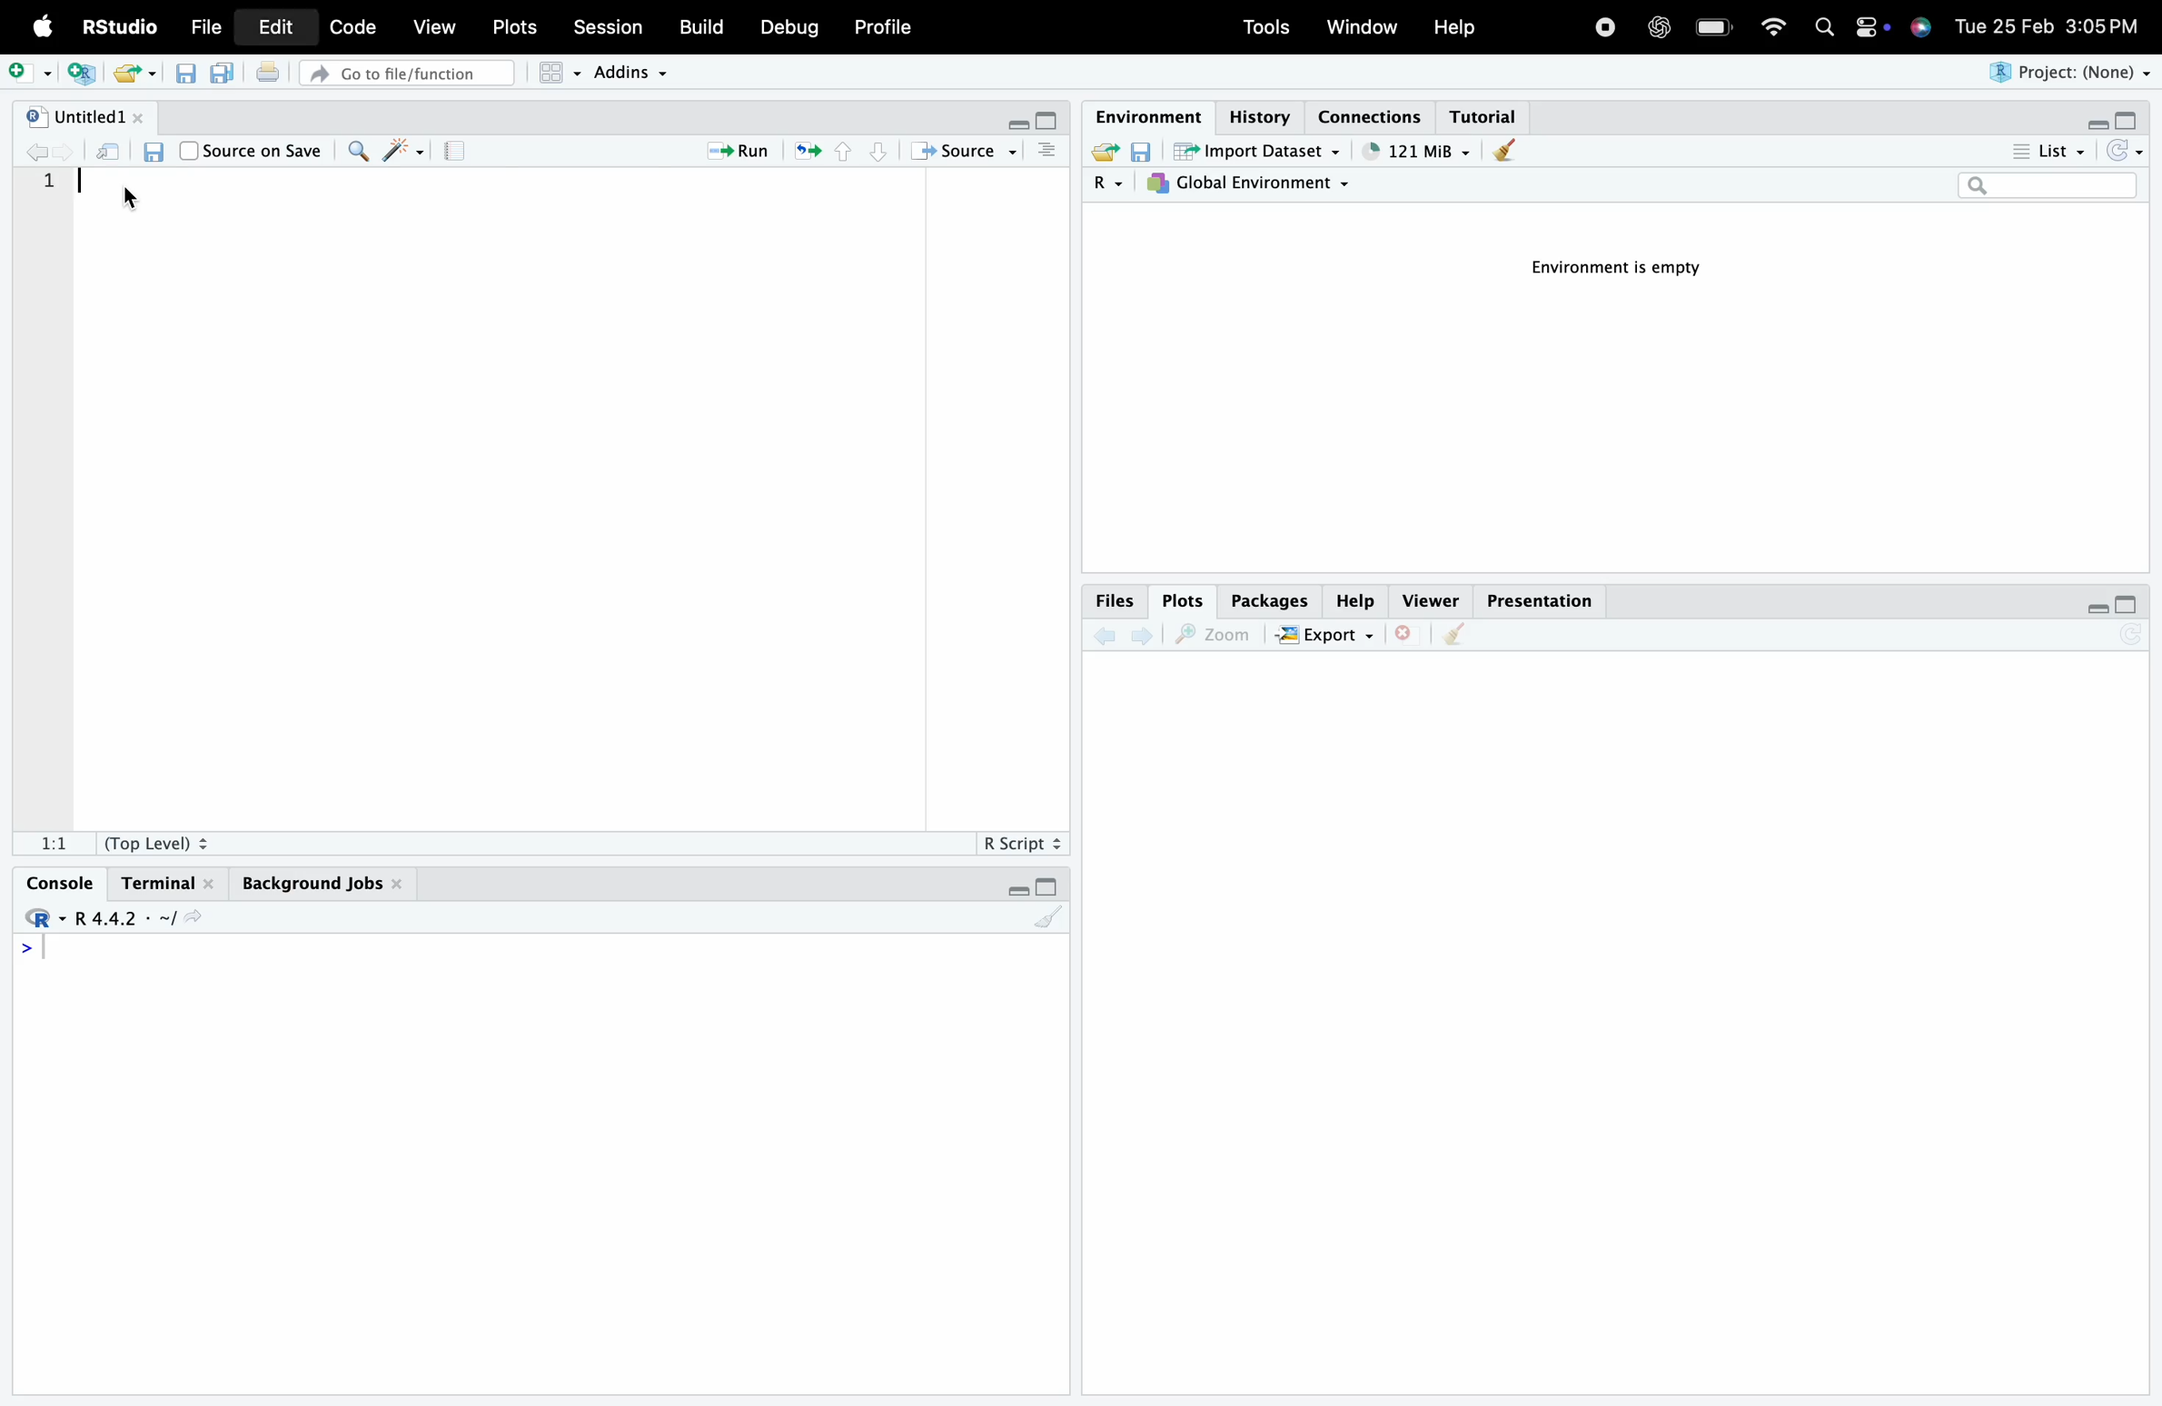  Describe the element at coordinates (356, 151) in the screenshot. I see `Find/Replace` at that location.